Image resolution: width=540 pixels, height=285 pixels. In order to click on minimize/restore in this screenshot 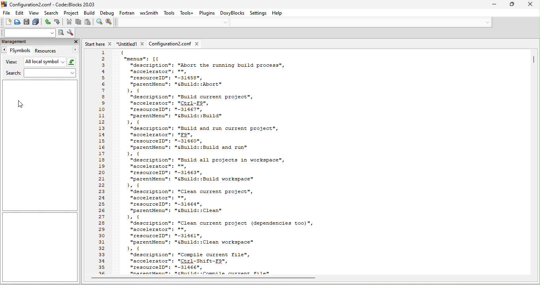, I will do `click(512, 5)`.